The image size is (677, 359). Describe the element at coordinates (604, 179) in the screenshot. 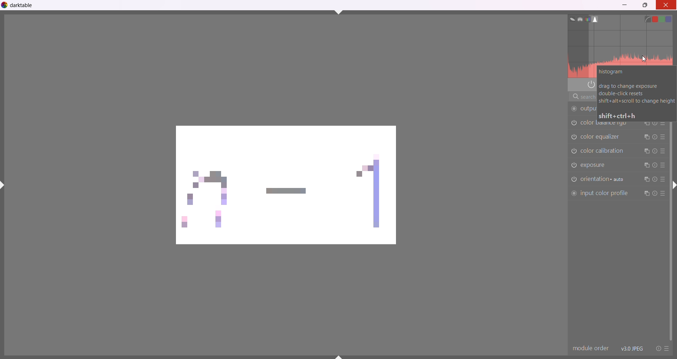

I see `orientation` at that location.